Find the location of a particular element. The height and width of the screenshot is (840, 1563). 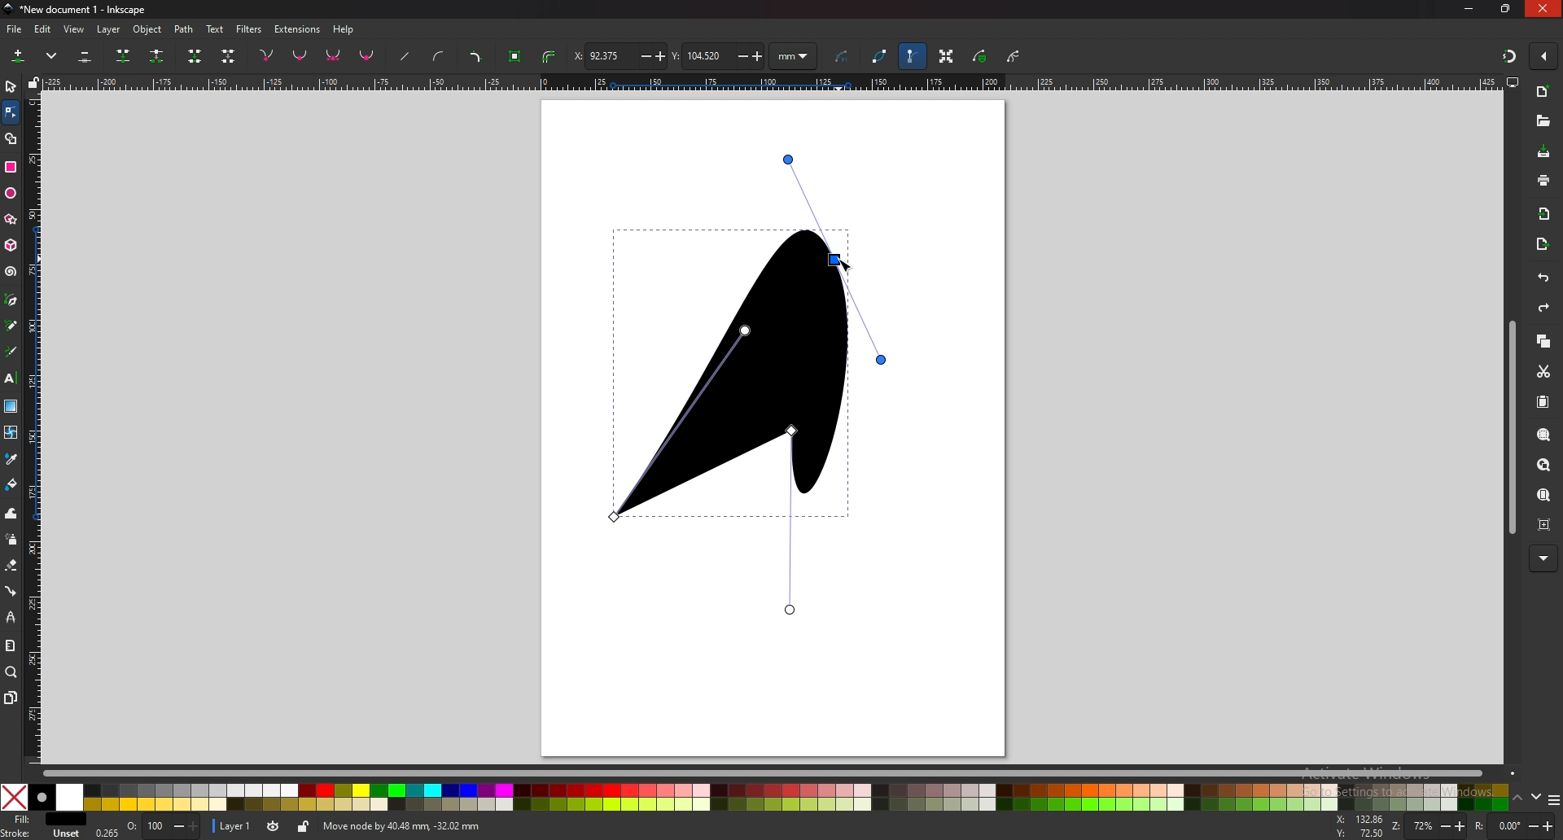

delete selected nodes is located at coordinates (85, 55).